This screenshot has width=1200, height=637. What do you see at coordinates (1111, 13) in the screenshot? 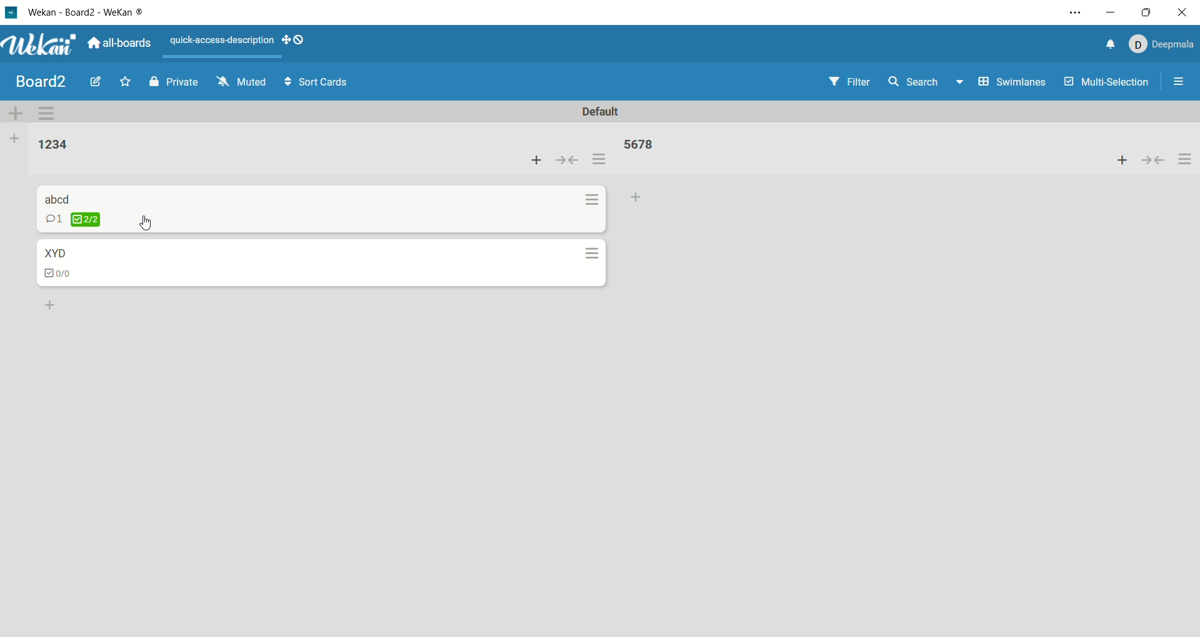
I see `minimize` at bounding box center [1111, 13].